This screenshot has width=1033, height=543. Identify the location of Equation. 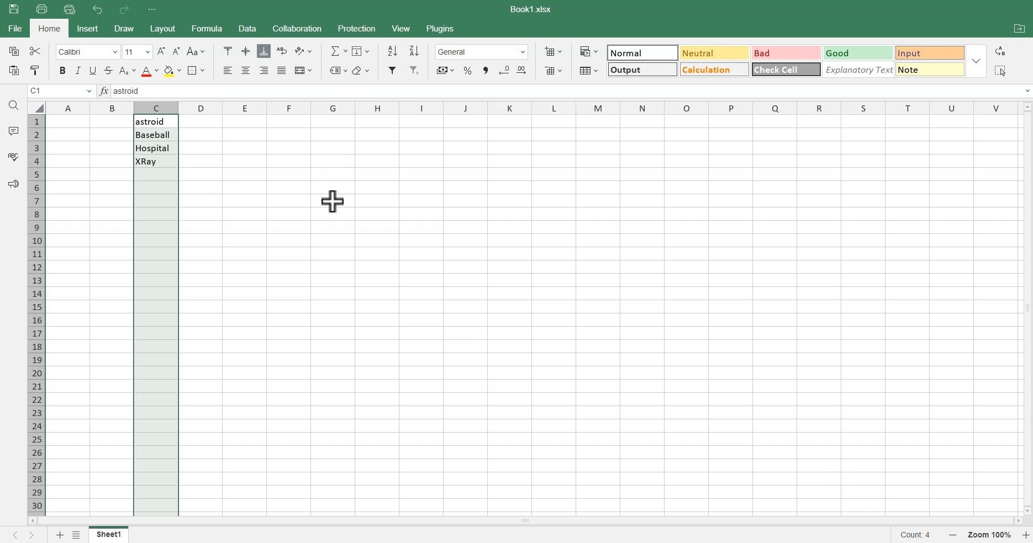
(338, 50).